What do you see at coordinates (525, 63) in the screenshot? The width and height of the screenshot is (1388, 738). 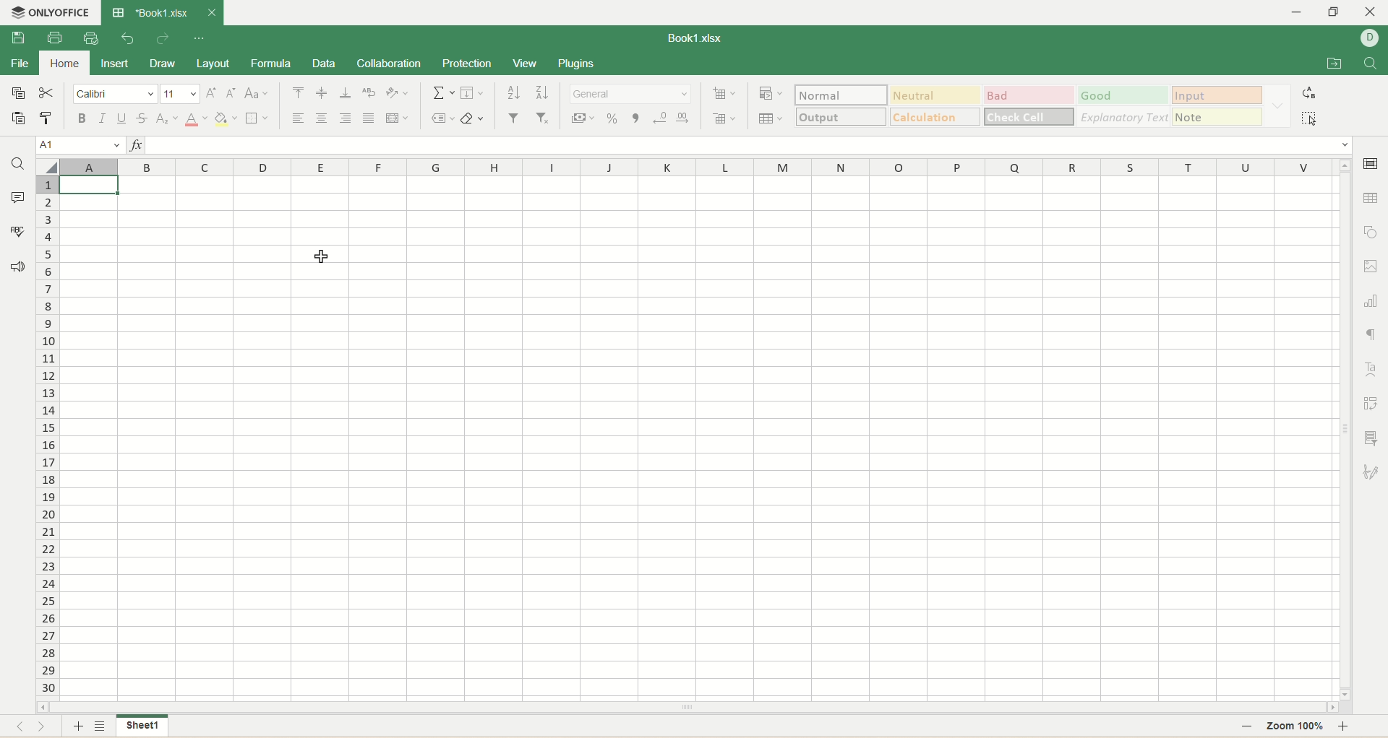 I see `view` at bounding box center [525, 63].